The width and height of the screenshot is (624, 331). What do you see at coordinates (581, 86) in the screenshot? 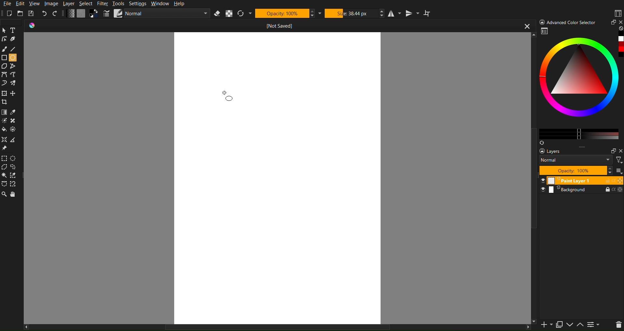
I see `Advanced Color Selector` at bounding box center [581, 86].